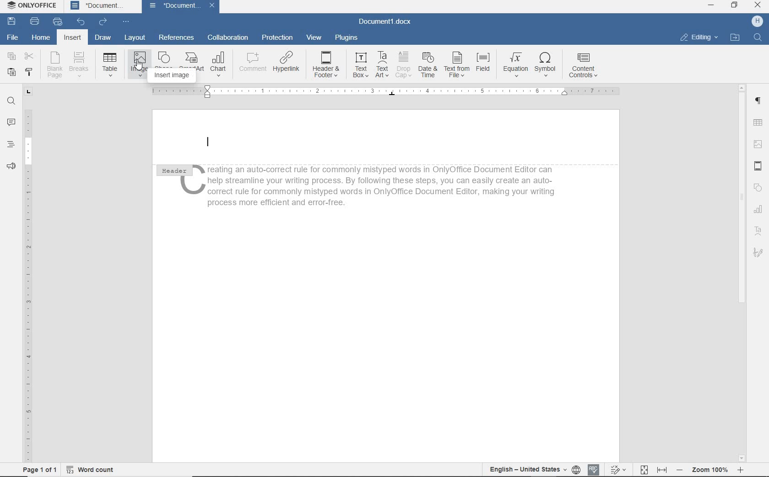  What do you see at coordinates (30, 5) in the screenshot?
I see `SYSTEM NAME` at bounding box center [30, 5].